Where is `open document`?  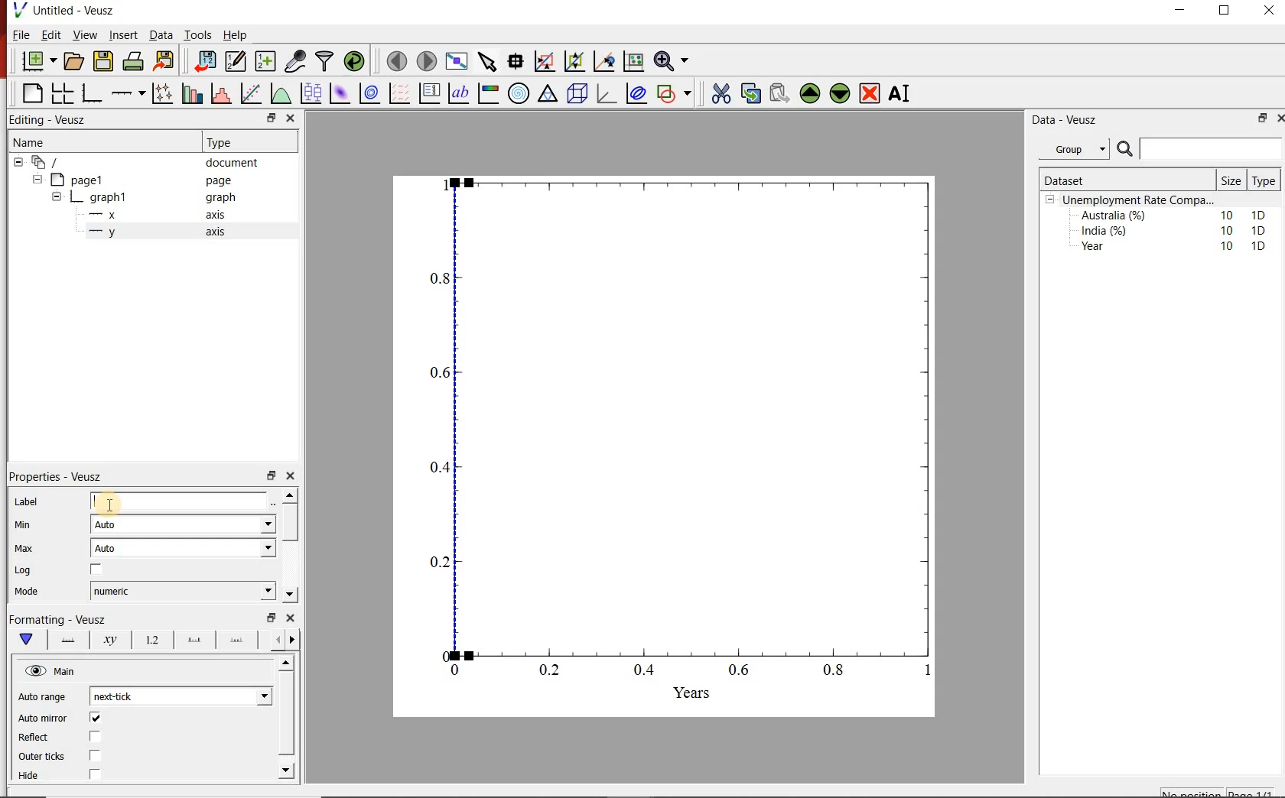
open document is located at coordinates (75, 61).